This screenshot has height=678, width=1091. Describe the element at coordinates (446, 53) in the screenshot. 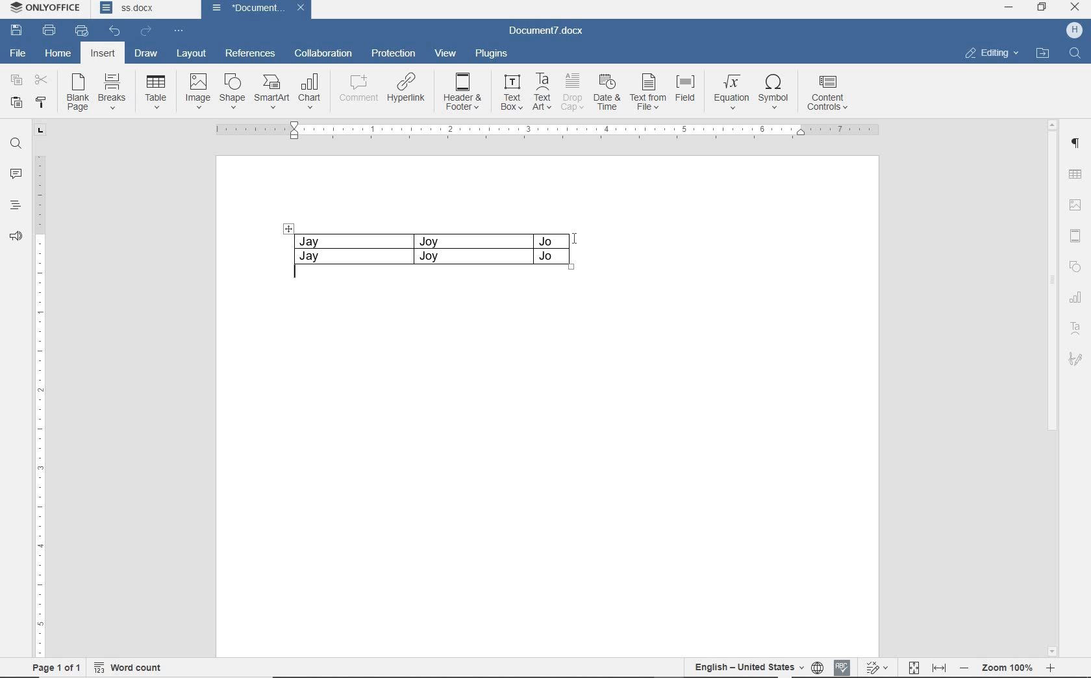

I see `VIEW` at that location.